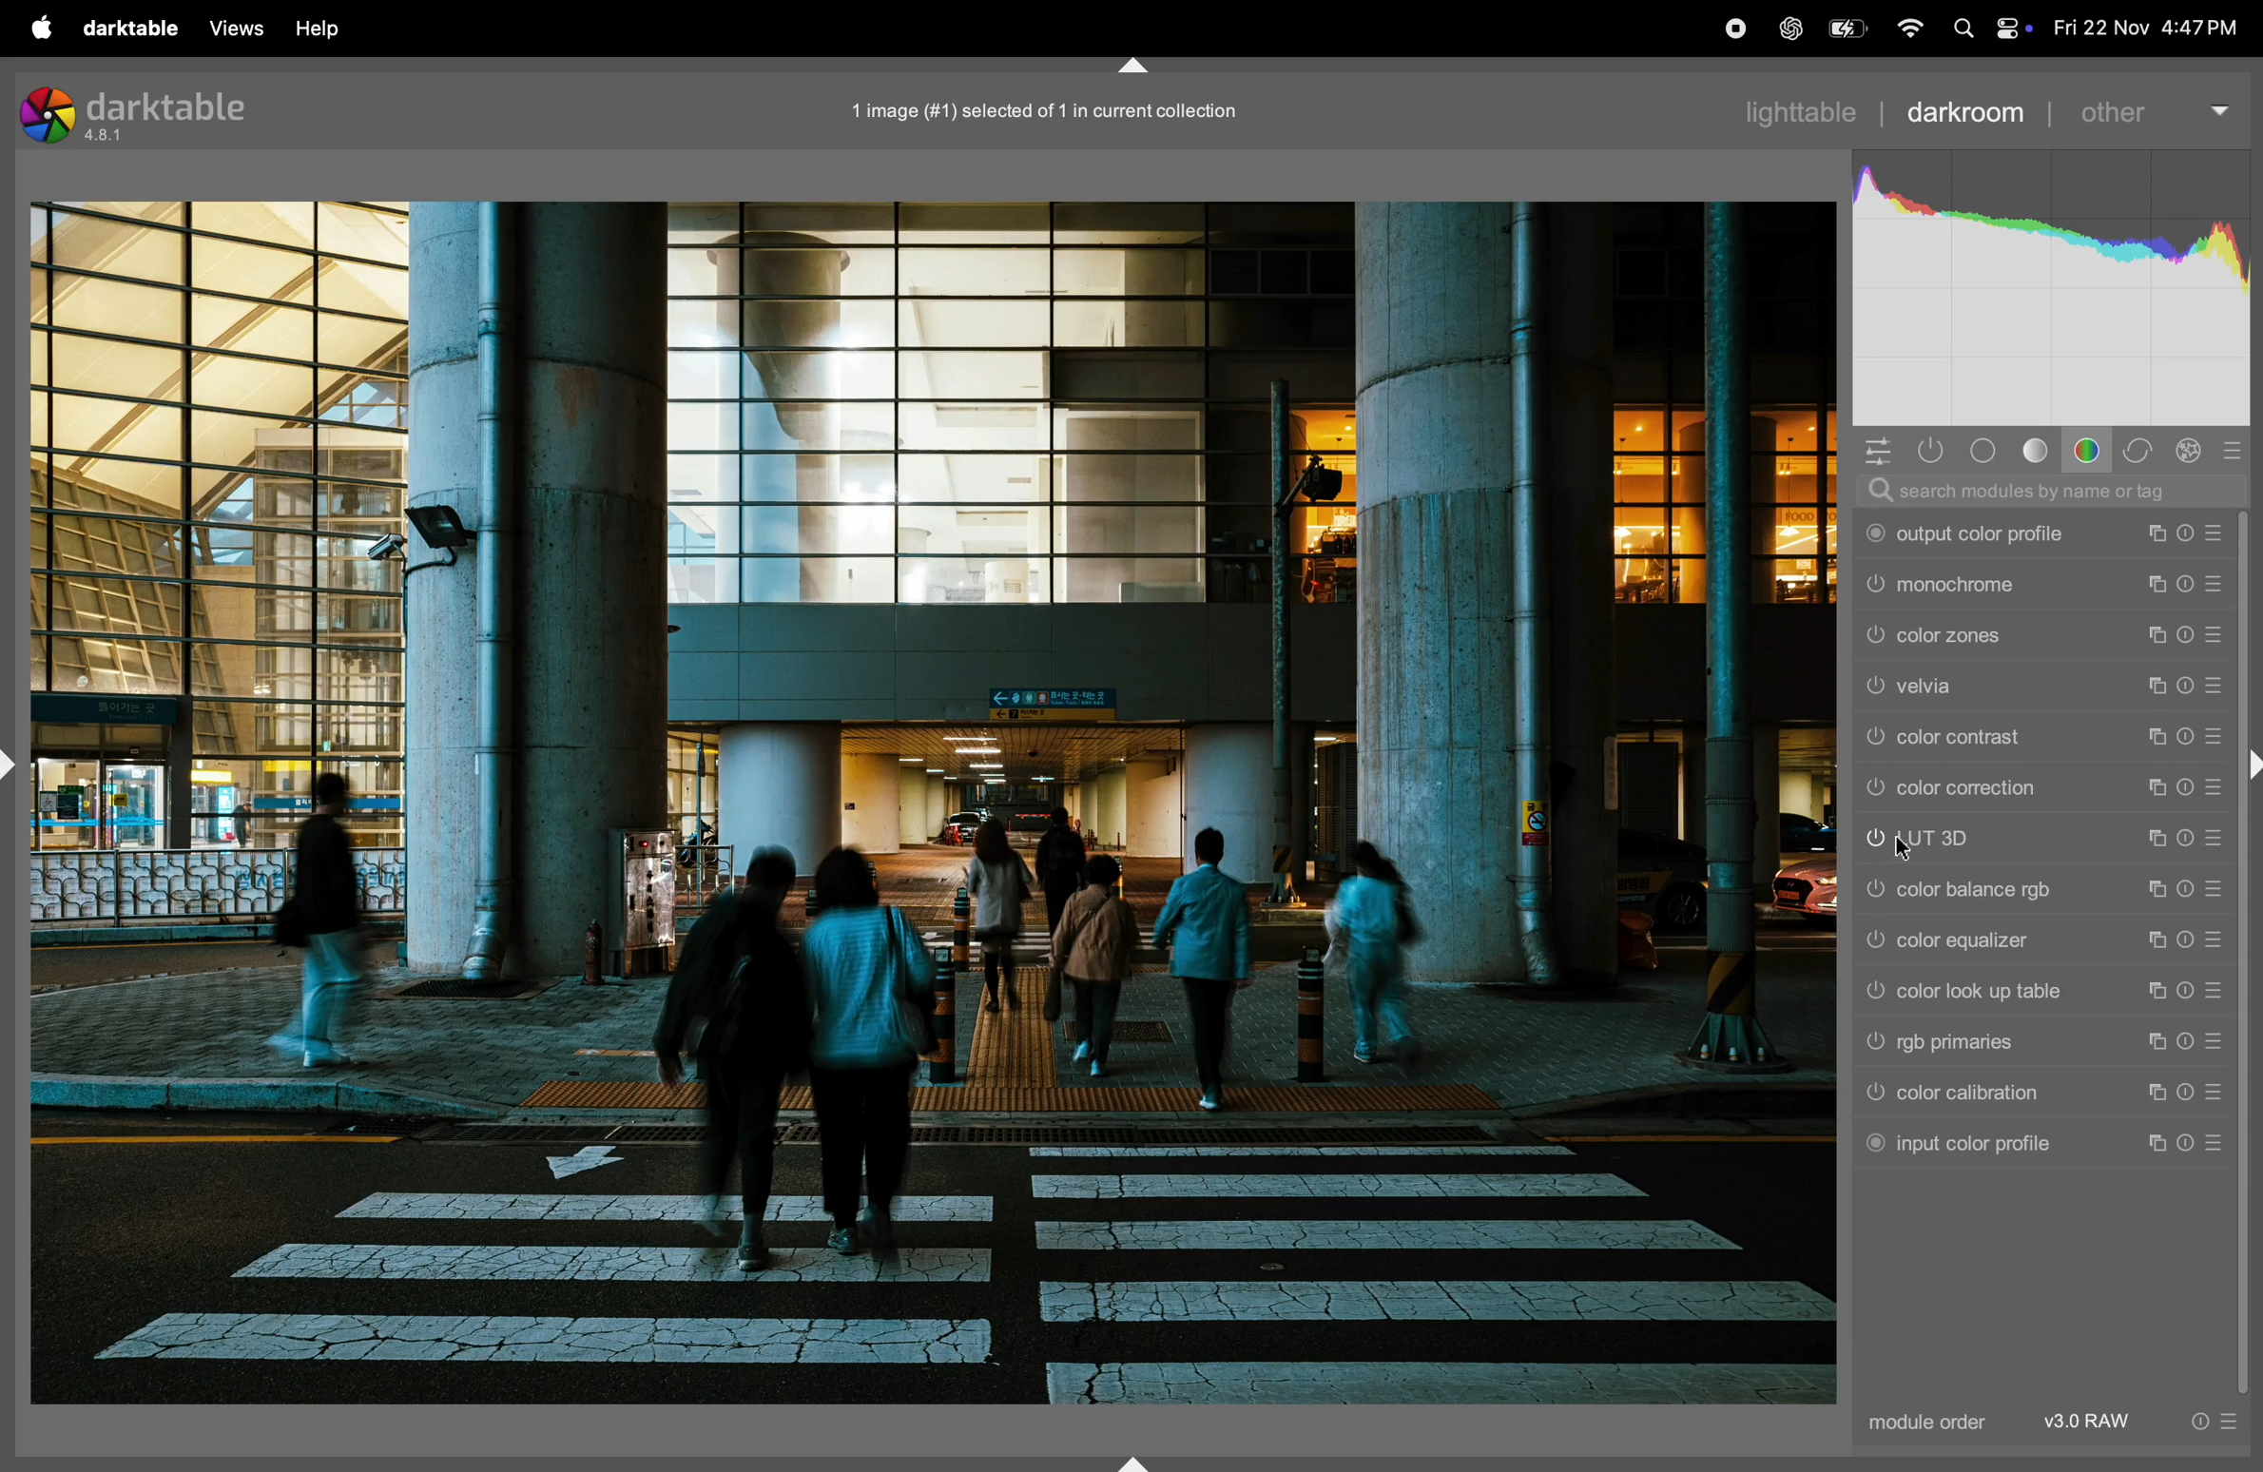 The width and height of the screenshot is (2263, 1472). I want to click on presets, so click(2236, 450).